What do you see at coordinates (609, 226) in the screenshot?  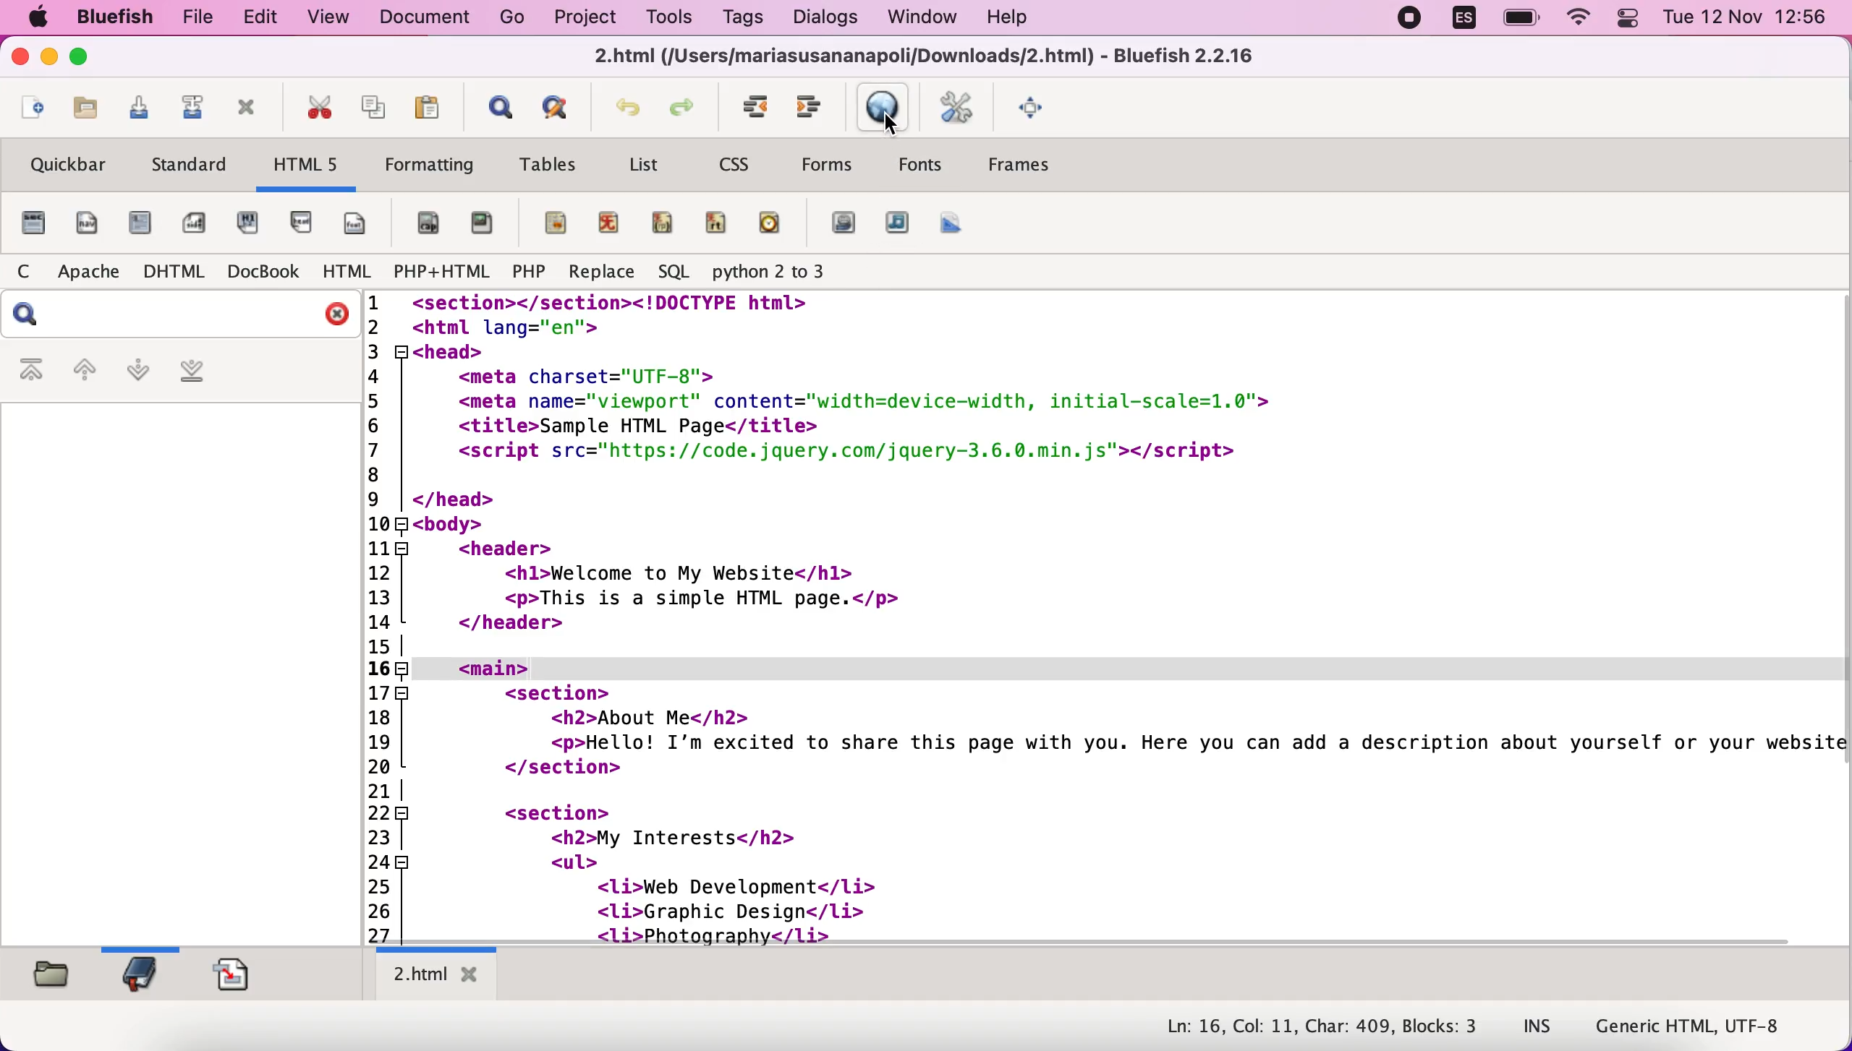 I see `center` at bounding box center [609, 226].